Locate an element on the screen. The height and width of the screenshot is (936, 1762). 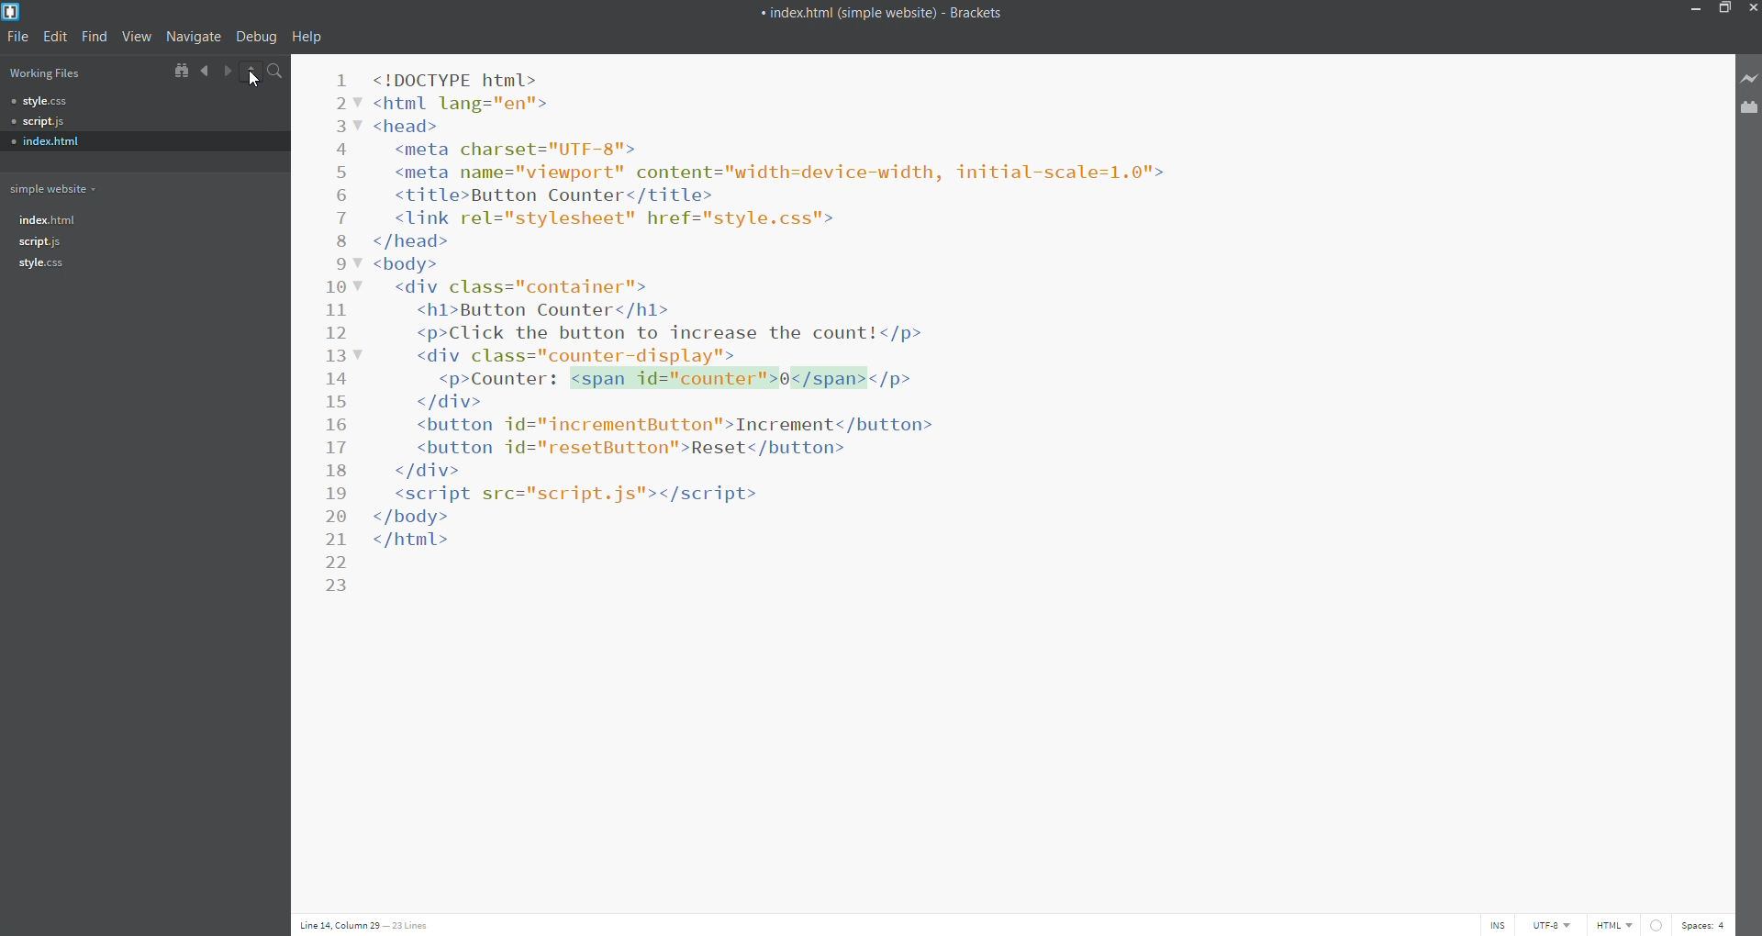
encoding: utf-8 is located at coordinates (1557, 925).